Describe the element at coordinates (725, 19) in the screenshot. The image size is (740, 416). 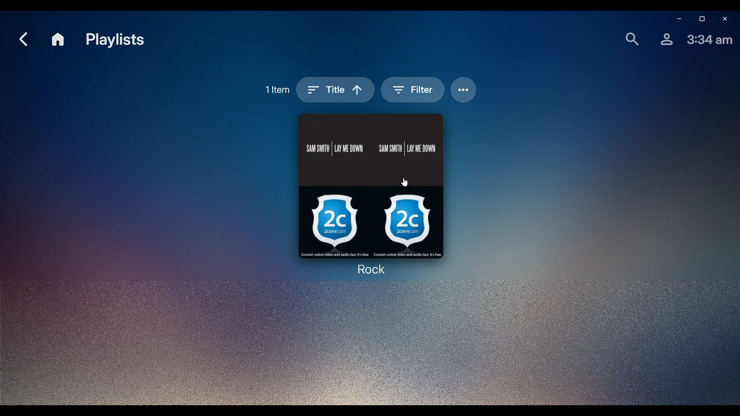
I see `Close` at that location.